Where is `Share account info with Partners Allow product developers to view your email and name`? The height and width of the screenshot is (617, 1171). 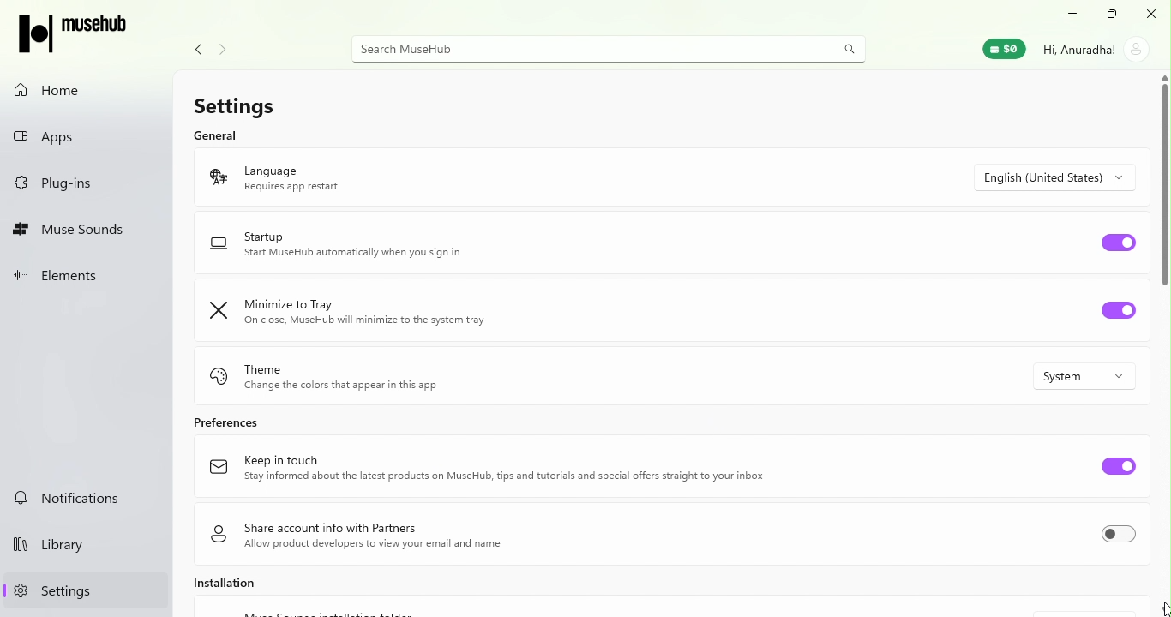 Share account info with Partners Allow product developers to view your email and name is located at coordinates (444, 536).